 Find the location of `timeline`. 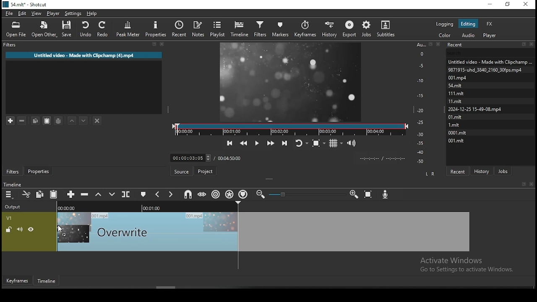

timeline is located at coordinates (45, 281).